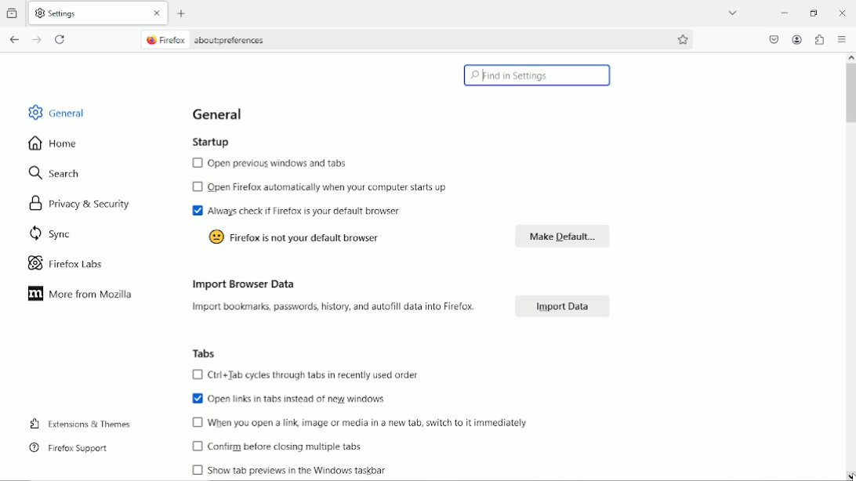 Image resolution: width=856 pixels, height=481 pixels. I want to click on import browser data, so click(244, 284).